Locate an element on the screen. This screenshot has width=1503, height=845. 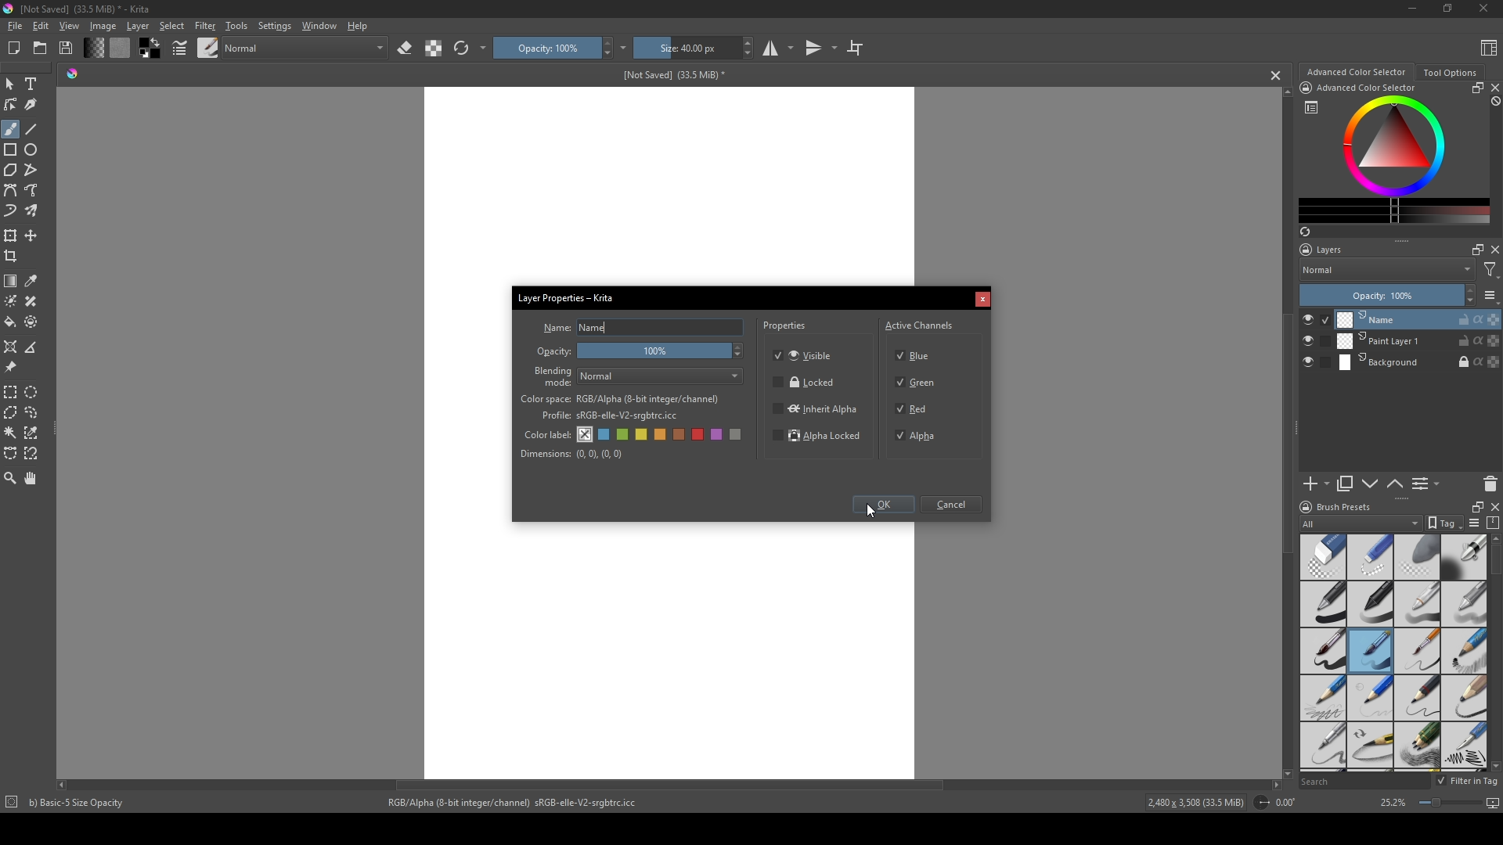
Name is located at coordinates (661, 328).